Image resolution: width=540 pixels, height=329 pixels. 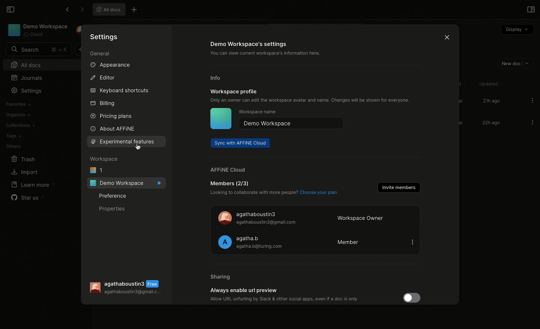 I want to click on Editor, so click(x=102, y=77).